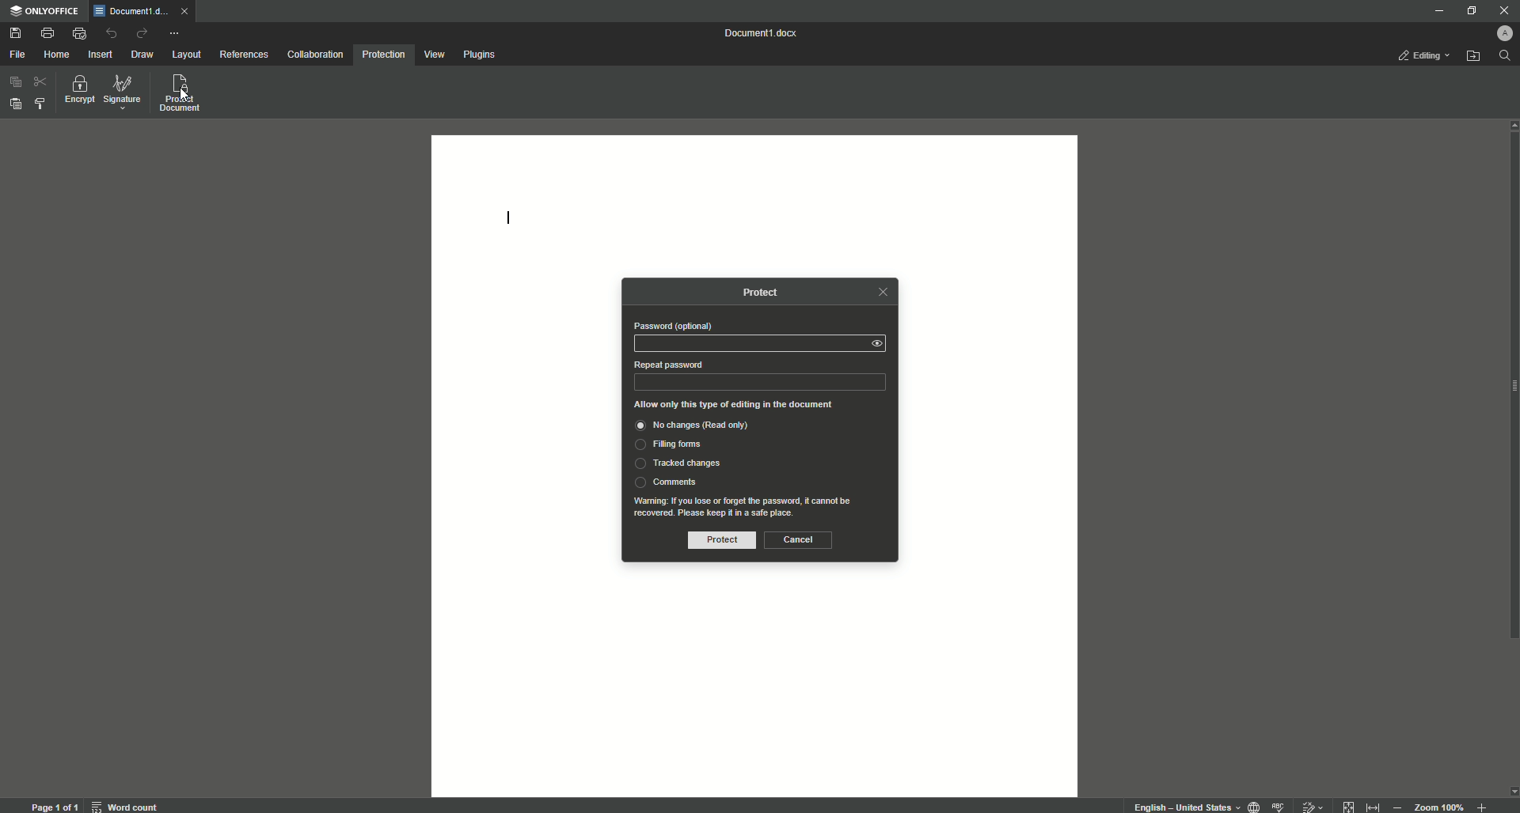  What do you see at coordinates (77, 91) in the screenshot?
I see `Encrypt` at bounding box center [77, 91].